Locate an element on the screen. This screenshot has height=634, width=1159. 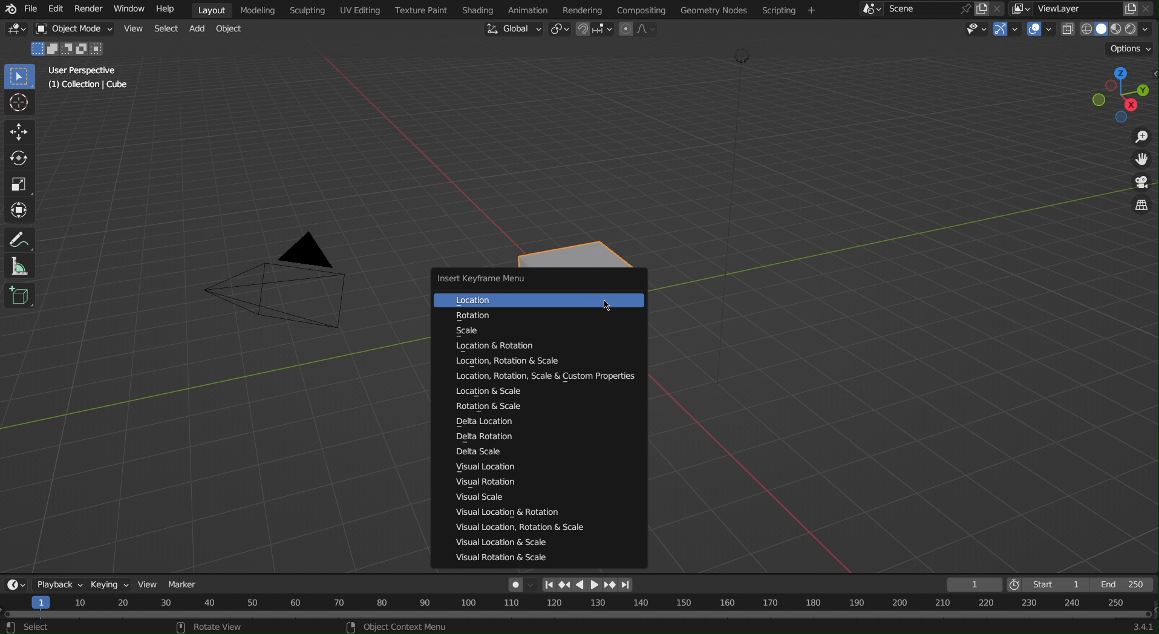
Rotation & Scale is located at coordinates (480, 407).